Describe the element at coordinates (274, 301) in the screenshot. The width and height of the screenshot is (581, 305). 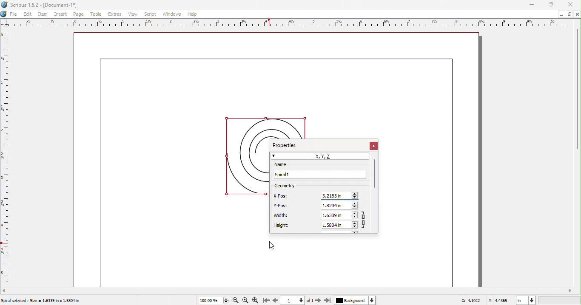
I see `Go to the previous page` at that location.